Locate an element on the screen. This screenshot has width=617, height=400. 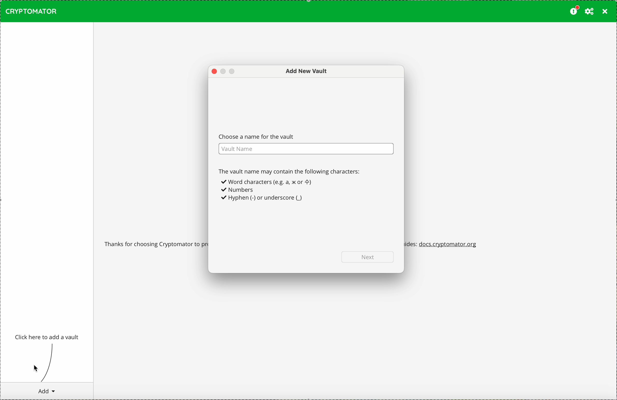
next is located at coordinates (369, 257).